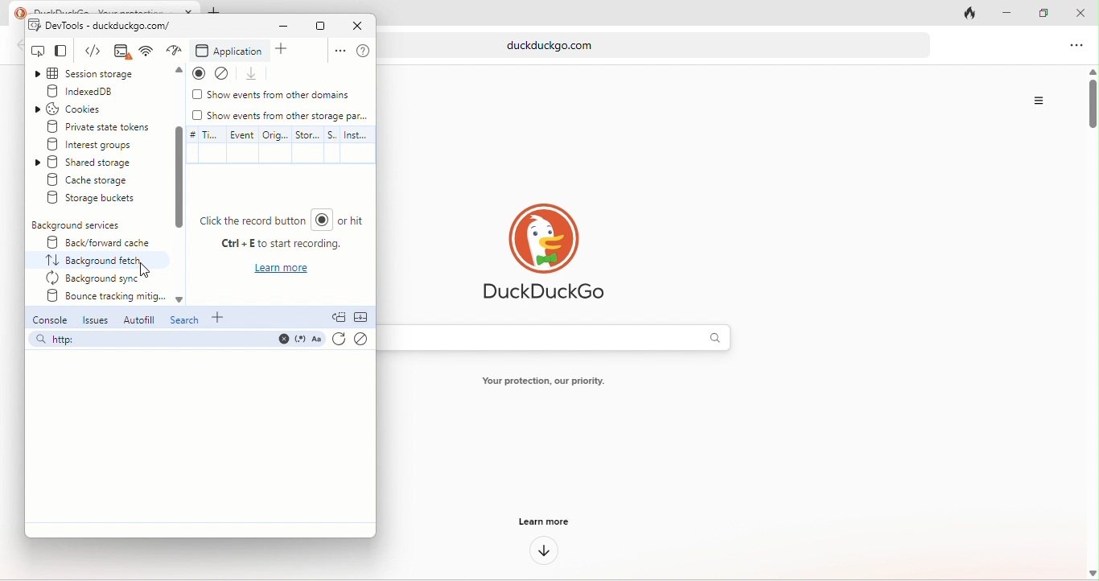  I want to click on option, so click(1078, 47).